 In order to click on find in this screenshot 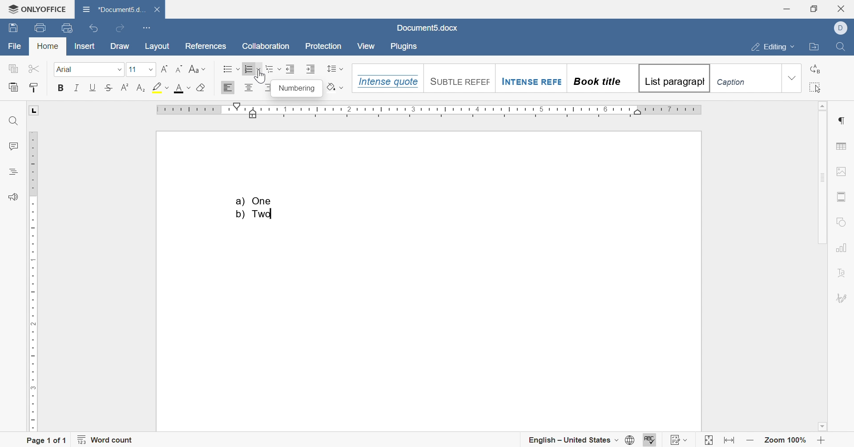, I will do `click(14, 122)`.